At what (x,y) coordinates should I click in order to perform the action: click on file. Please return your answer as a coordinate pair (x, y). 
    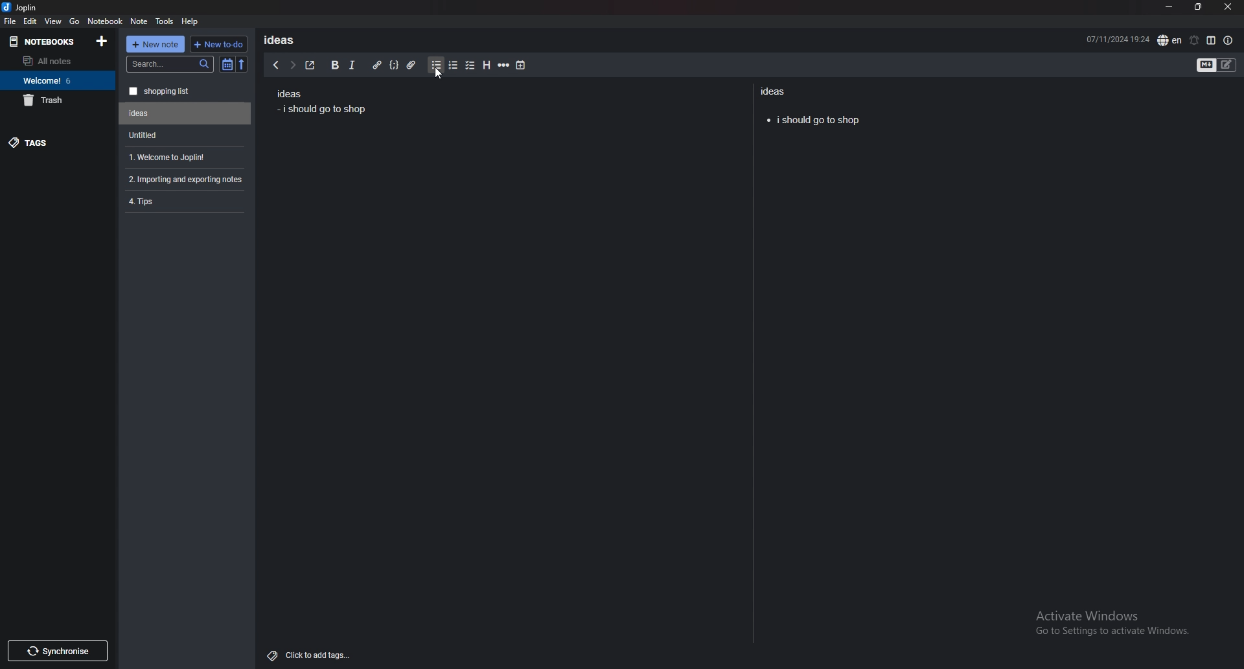
    Looking at the image, I should click on (10, 21).